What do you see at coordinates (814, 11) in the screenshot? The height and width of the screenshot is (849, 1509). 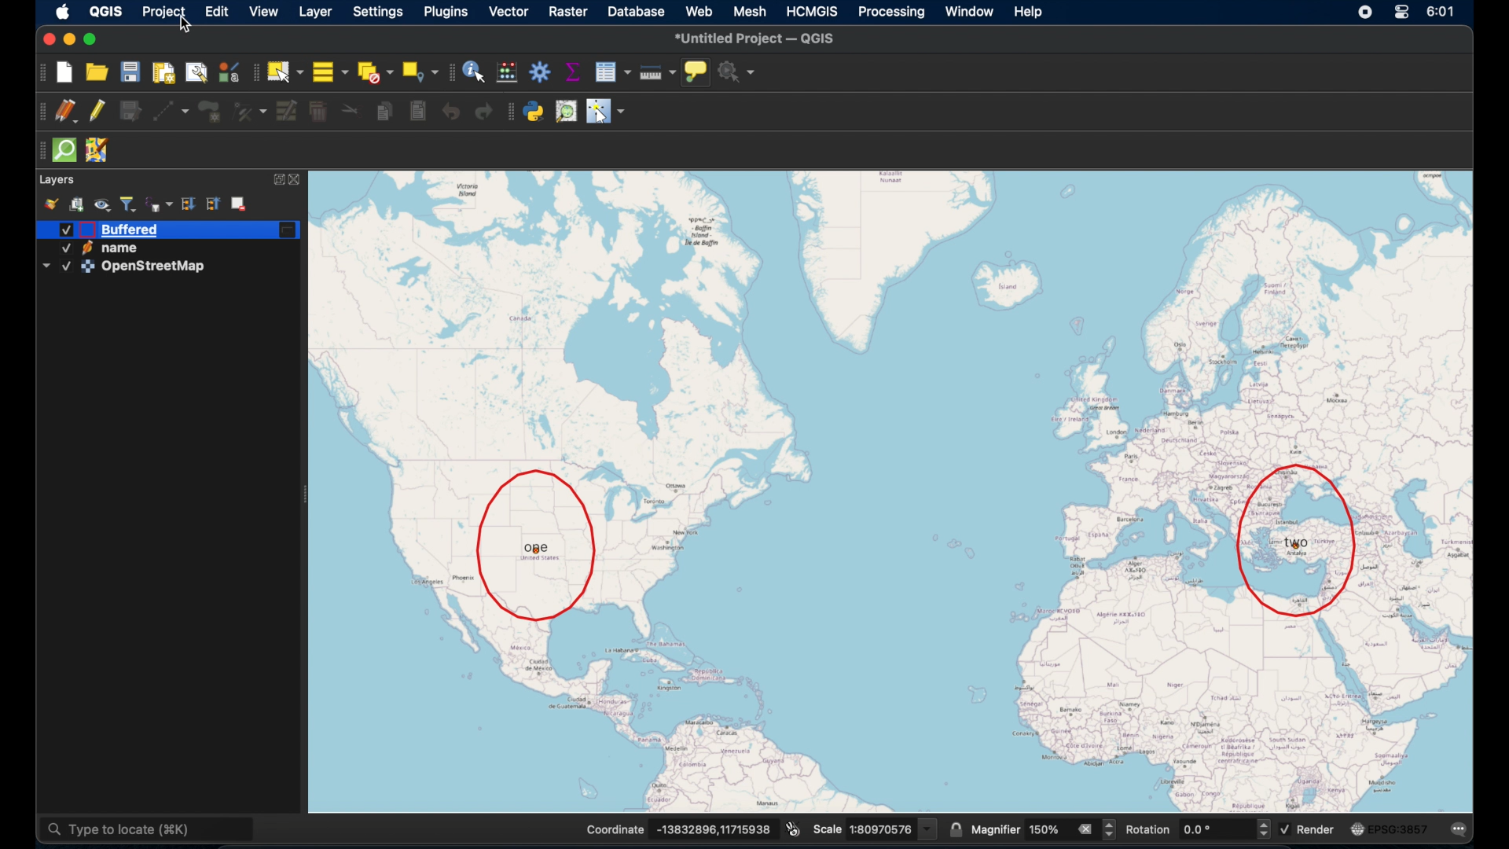 I see `HCMGIS` at bounding box center [814, 11].